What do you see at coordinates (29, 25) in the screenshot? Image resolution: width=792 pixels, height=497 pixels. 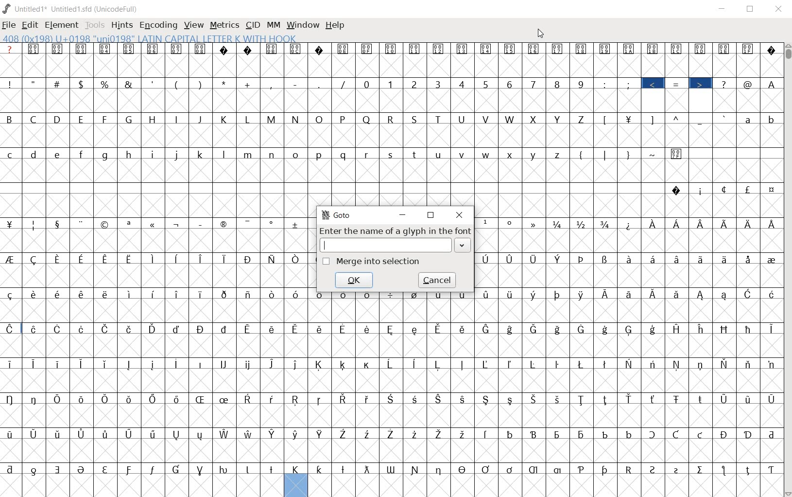 I see `edit` at bounding box center [29, 25].